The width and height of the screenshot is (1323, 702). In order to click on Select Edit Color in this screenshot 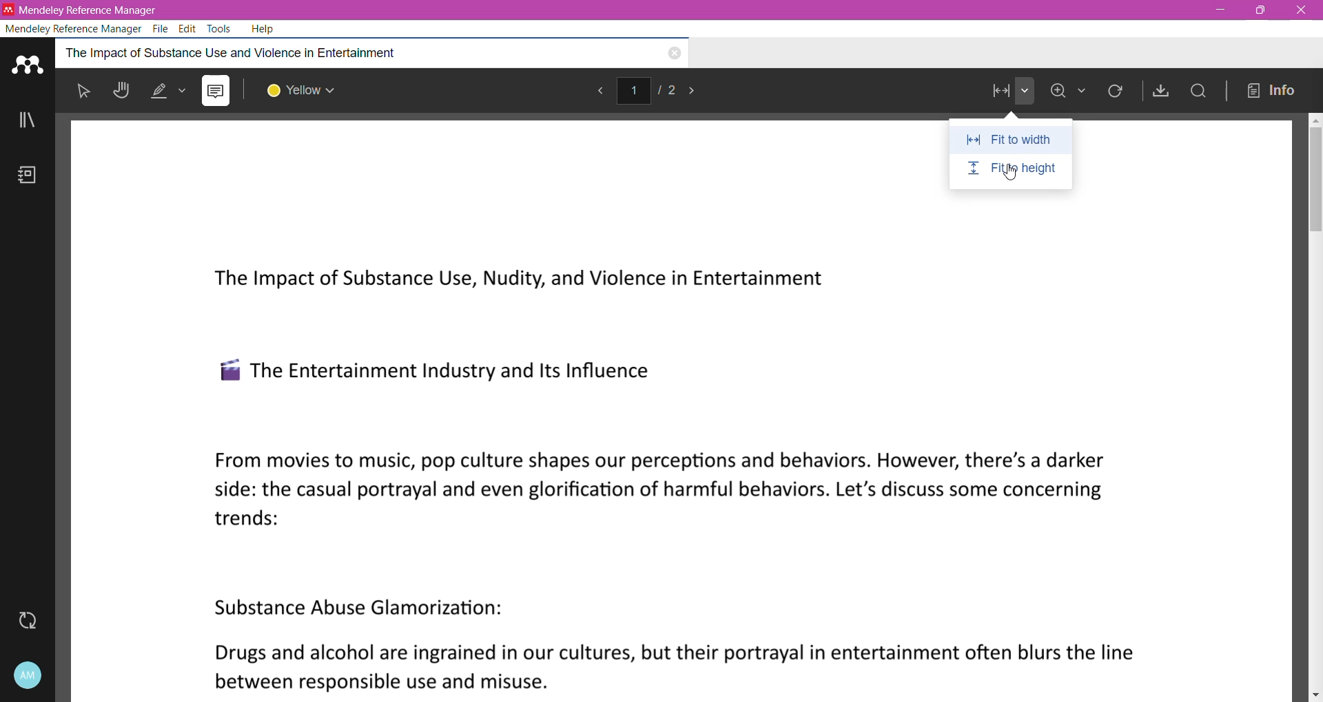, I will do `click(308, 91)`.